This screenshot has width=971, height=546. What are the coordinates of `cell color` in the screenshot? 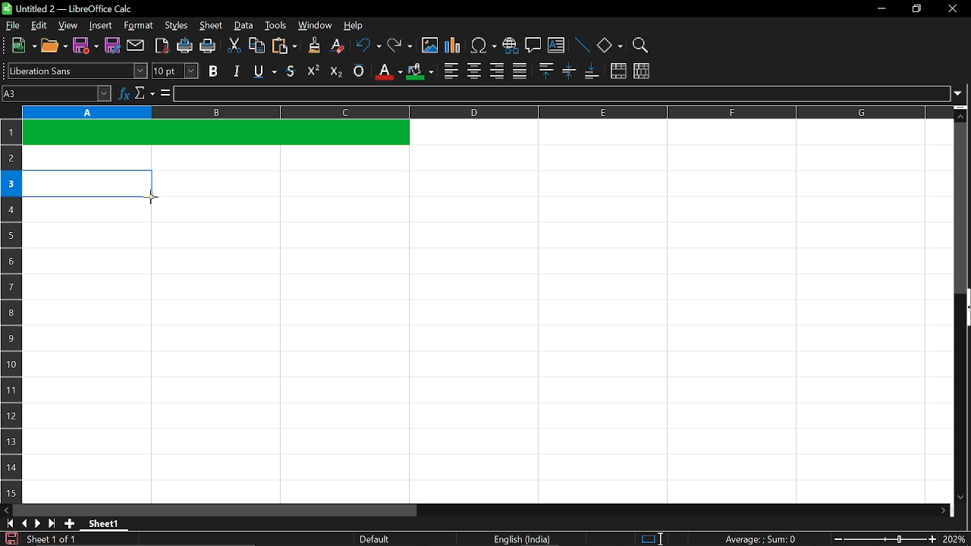 It's located at (420, 72).